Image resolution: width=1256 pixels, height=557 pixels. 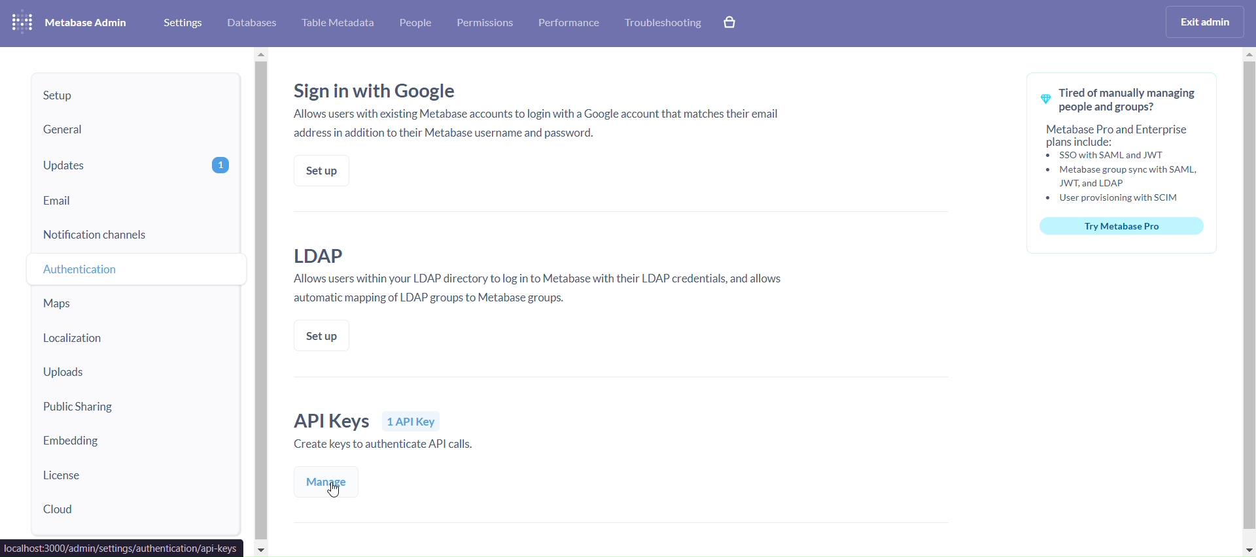 What do you see at coordinates (134, 305) in the screenshot?
I see `maps` at bounding box center [134, 305].